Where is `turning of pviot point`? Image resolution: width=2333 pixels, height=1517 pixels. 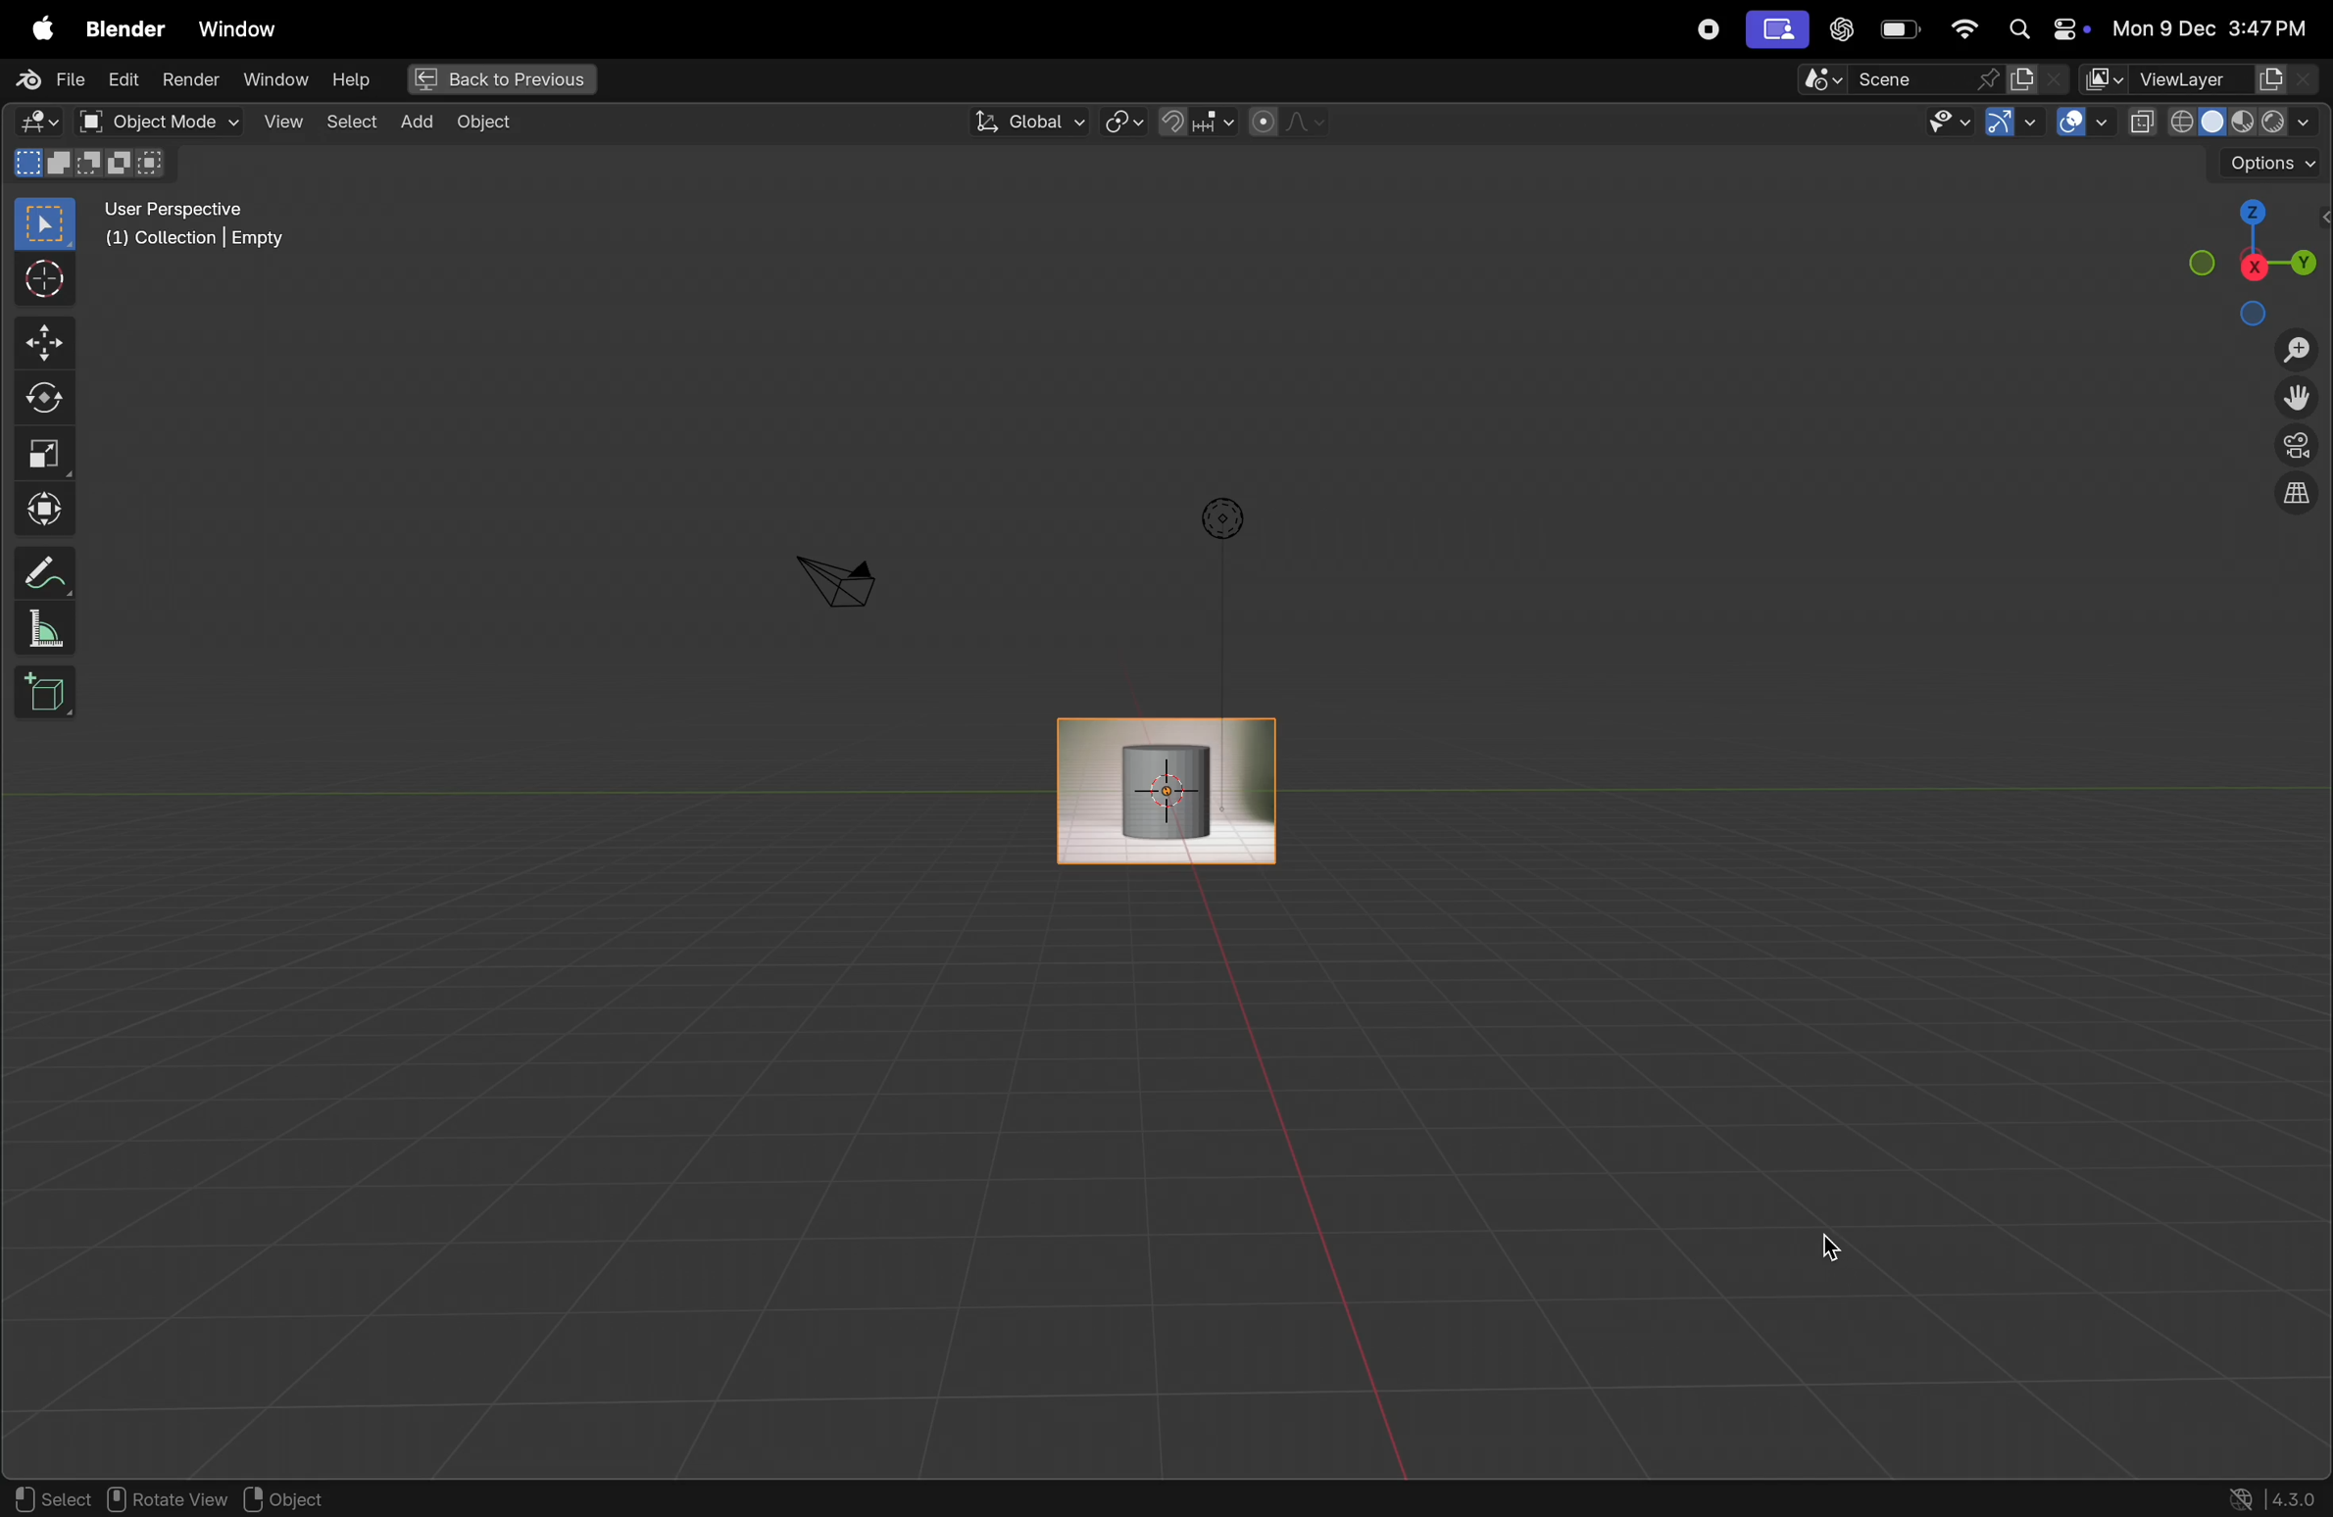 turning of pviot point is located at coordinates (1124, 120).